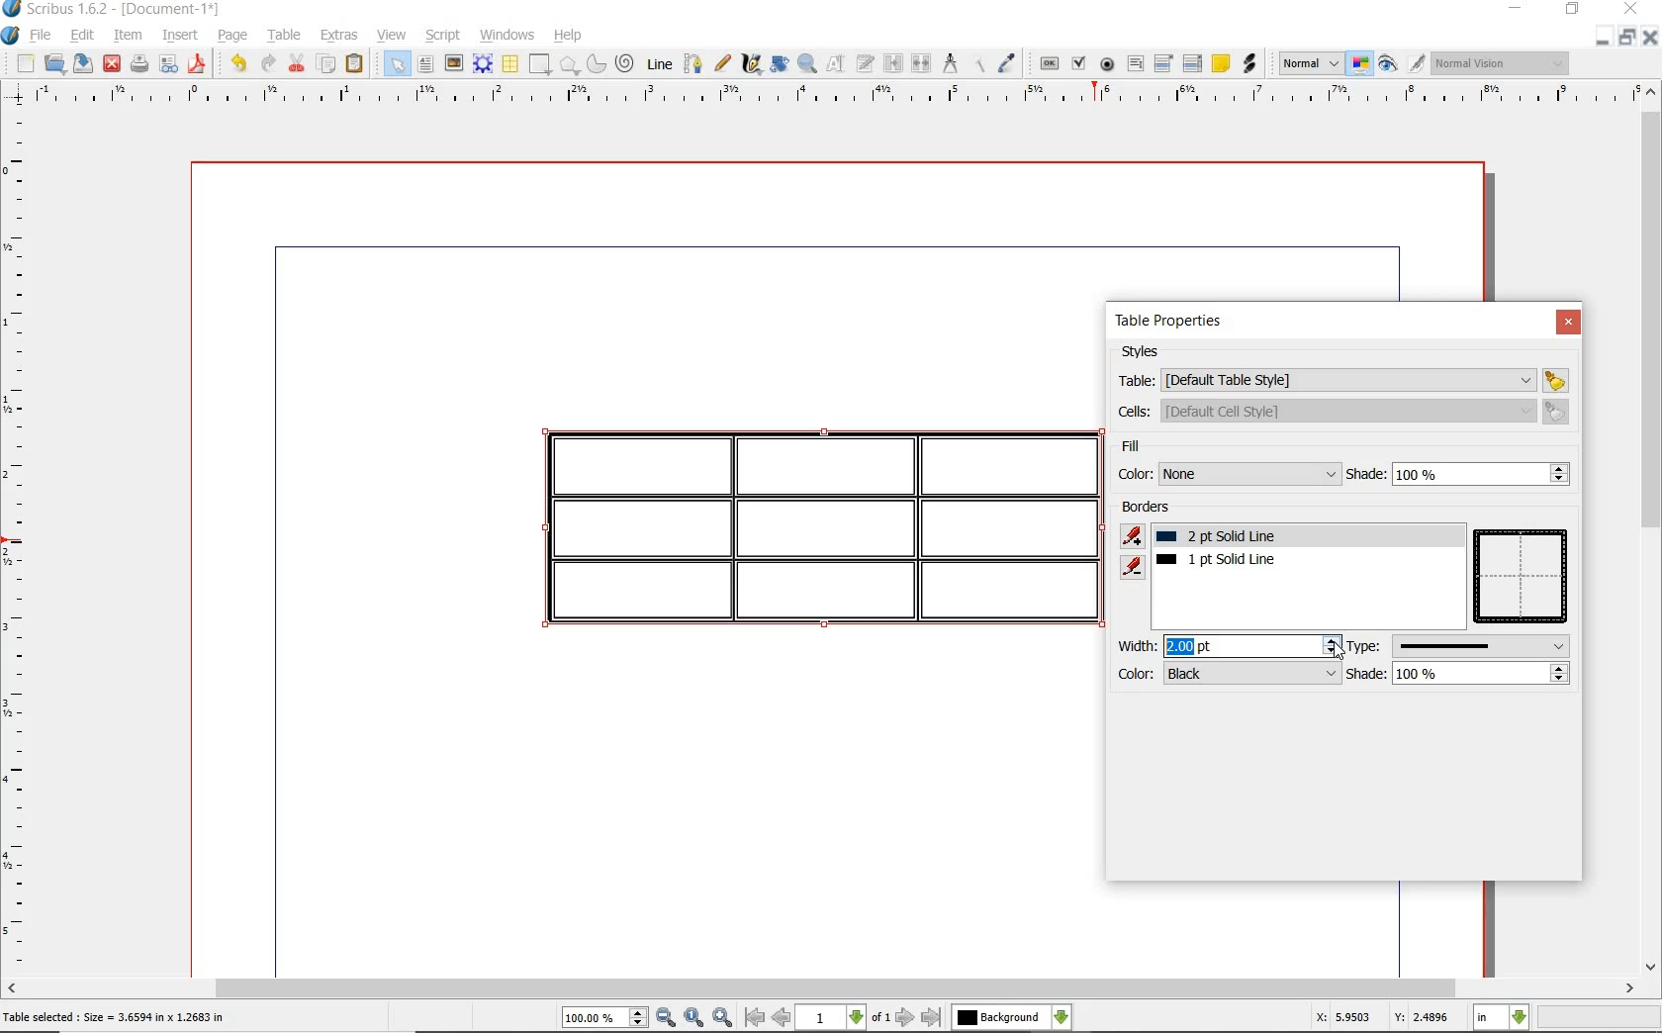 Image resolution: width=1662 pixels, height=1033 pixels. Describe the element at coordinates (1652, 36) in the screenshot. I see `CLOSE` at that location.